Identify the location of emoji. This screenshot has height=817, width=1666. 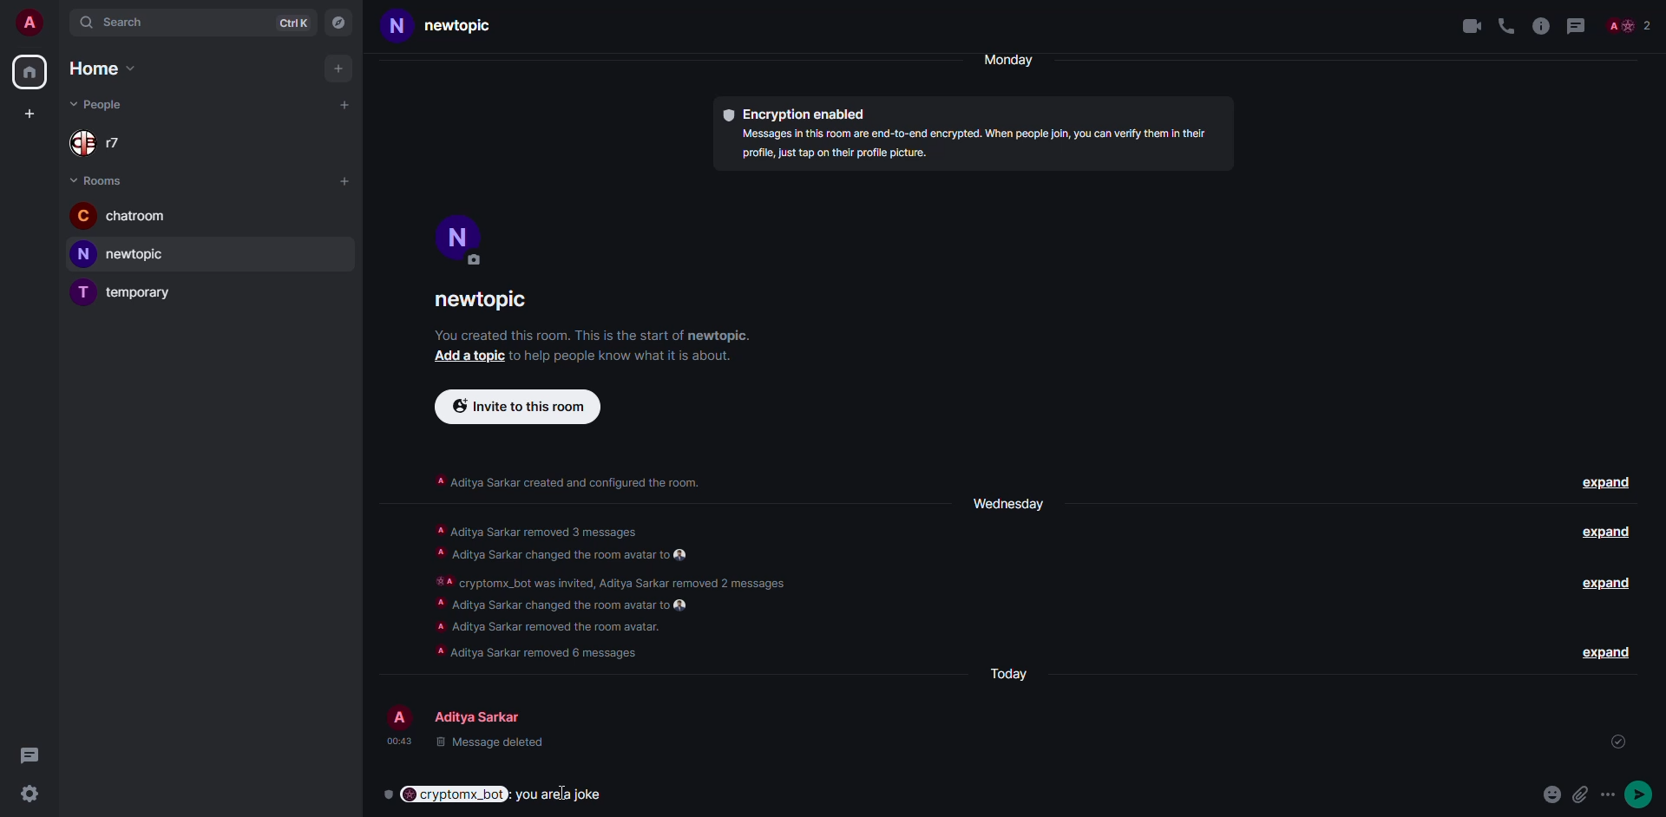
(1552, 793).